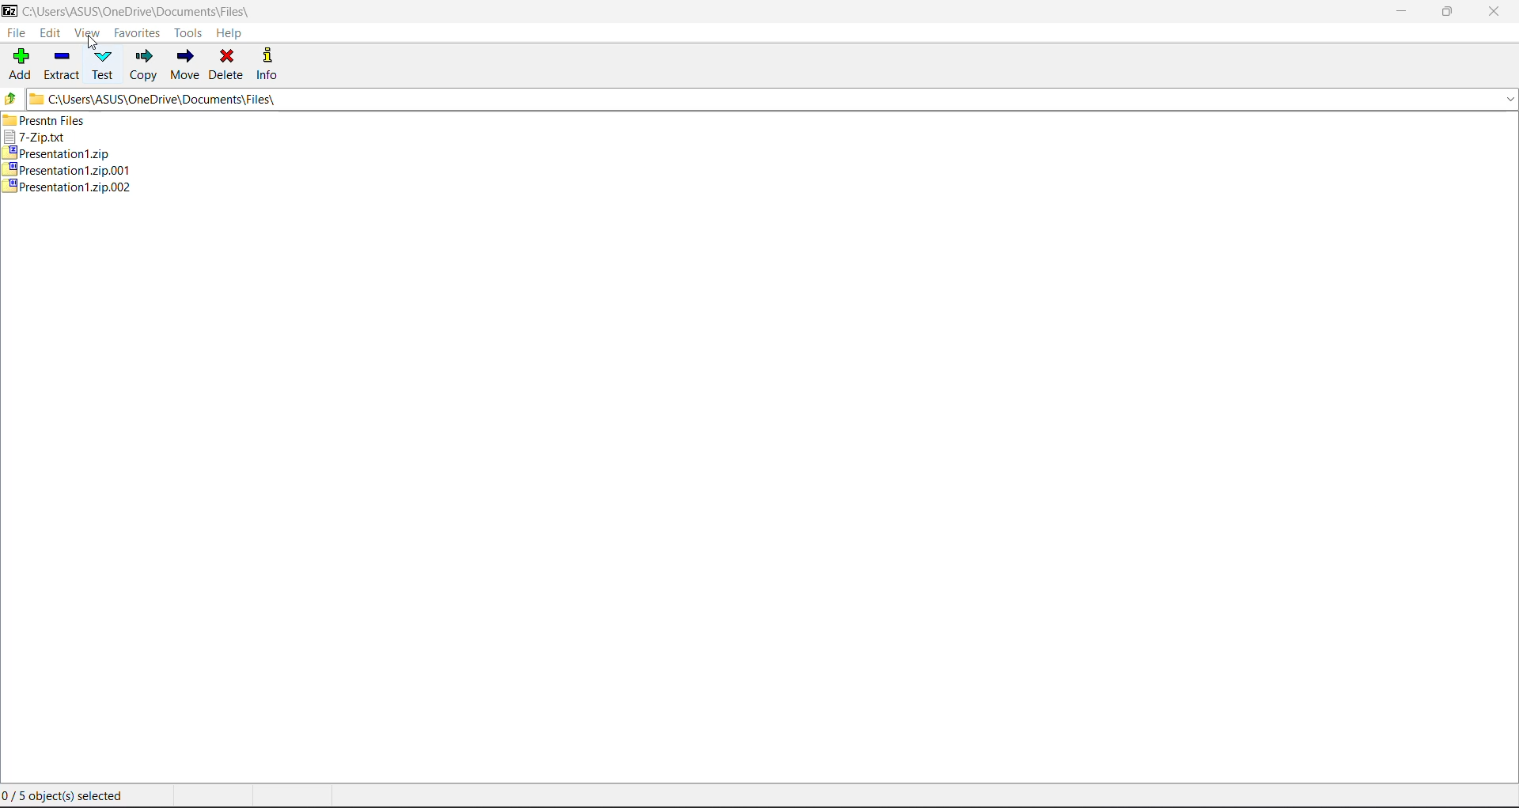  Describe the element at coordinates (53, 34) in the screenshot. I see `Edit` at that location.